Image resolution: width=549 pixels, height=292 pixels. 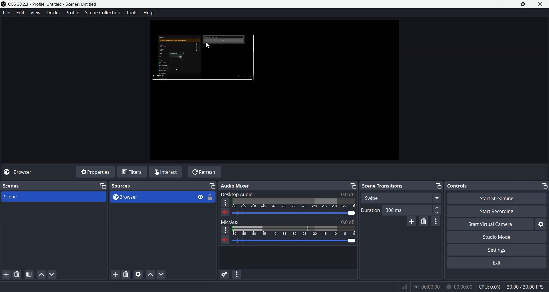 What do you see at coordinates (40, 274) in the screenshot?
I see `Move scene Up` at bounding box center [40, 274].